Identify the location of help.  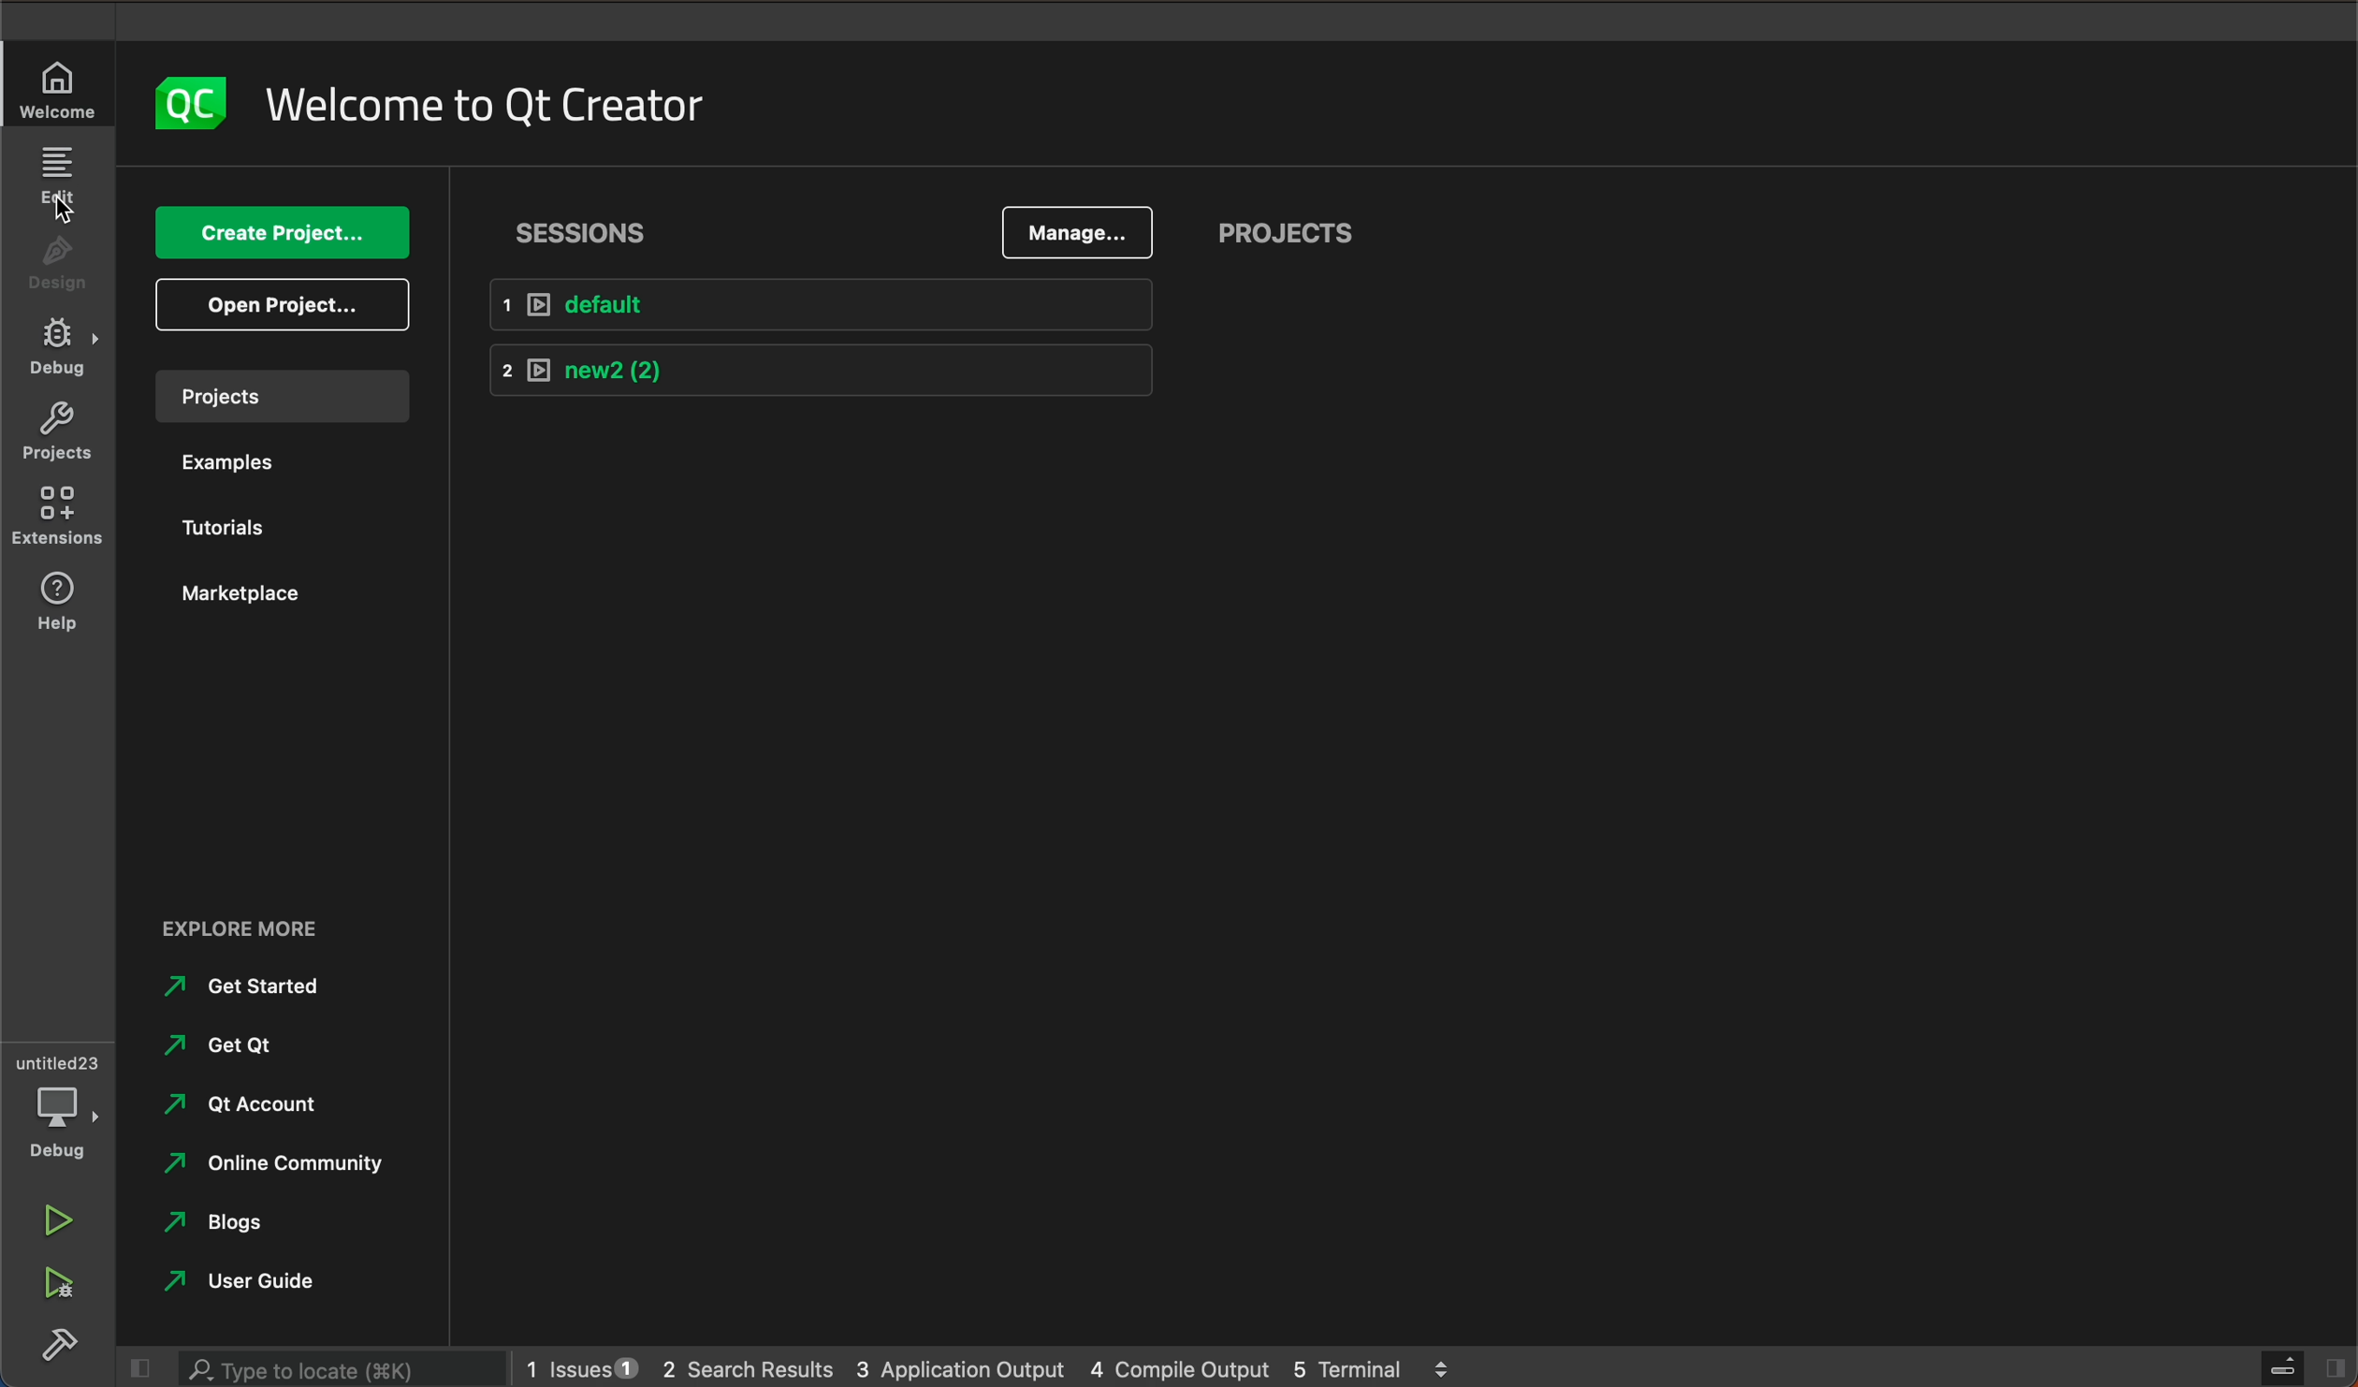
(58, 605).